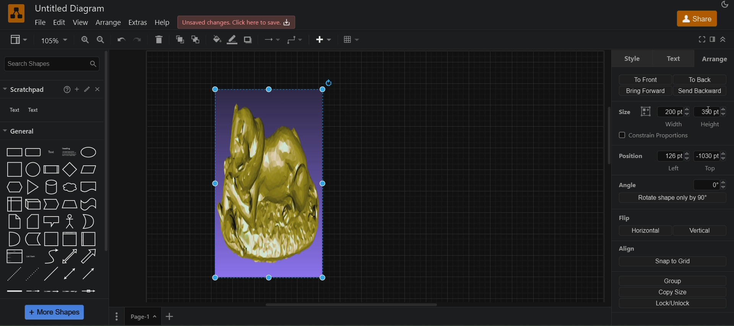  I want to click on cursor, so click(709, 111).